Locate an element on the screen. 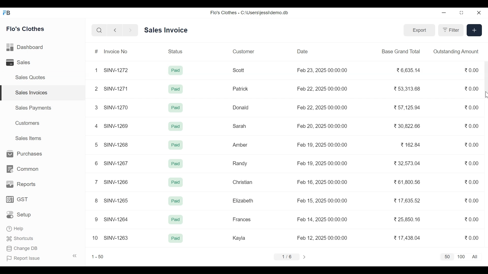 The image size is (488, 274). Filter is located at coordinates (450, 30).